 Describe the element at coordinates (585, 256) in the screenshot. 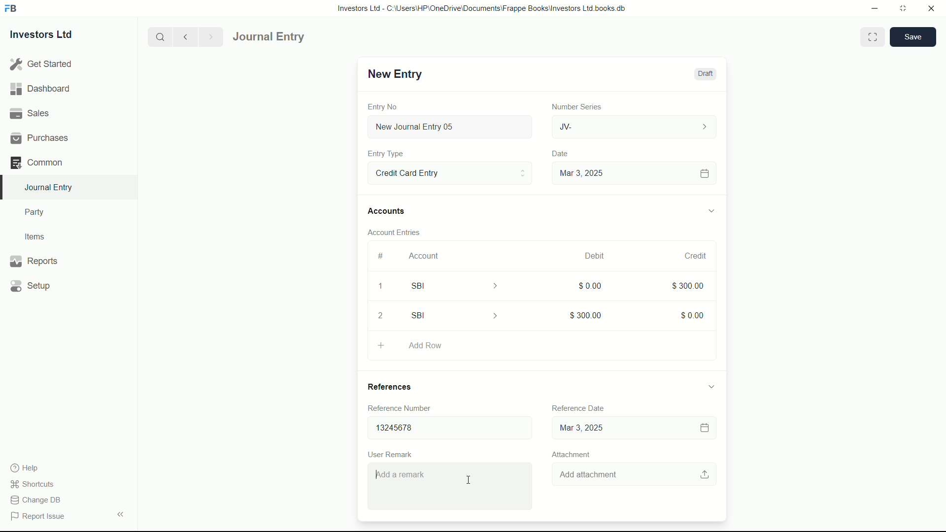

I see `March, 2025` at that location.